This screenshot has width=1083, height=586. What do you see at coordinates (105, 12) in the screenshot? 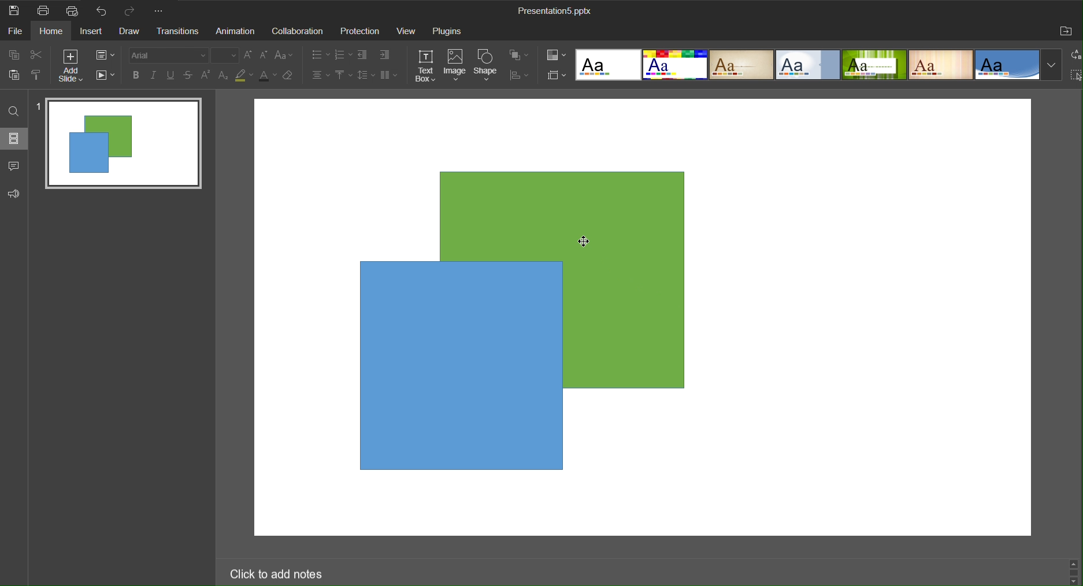
I see `Undo` at bounding box center [105, 12].